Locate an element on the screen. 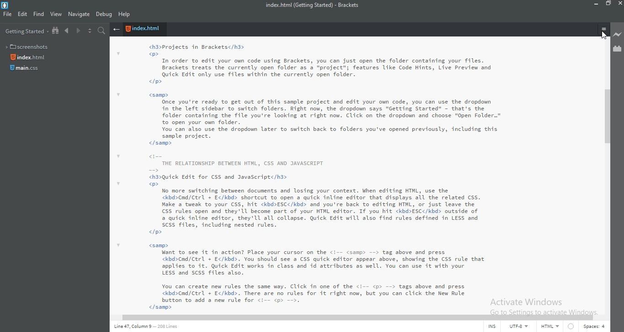  Screenshots is located at coordinates (29, 46).